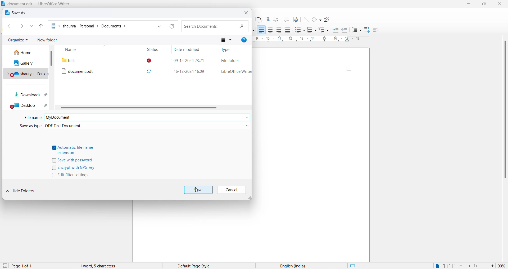  I want to click on page, so click(312, 154).